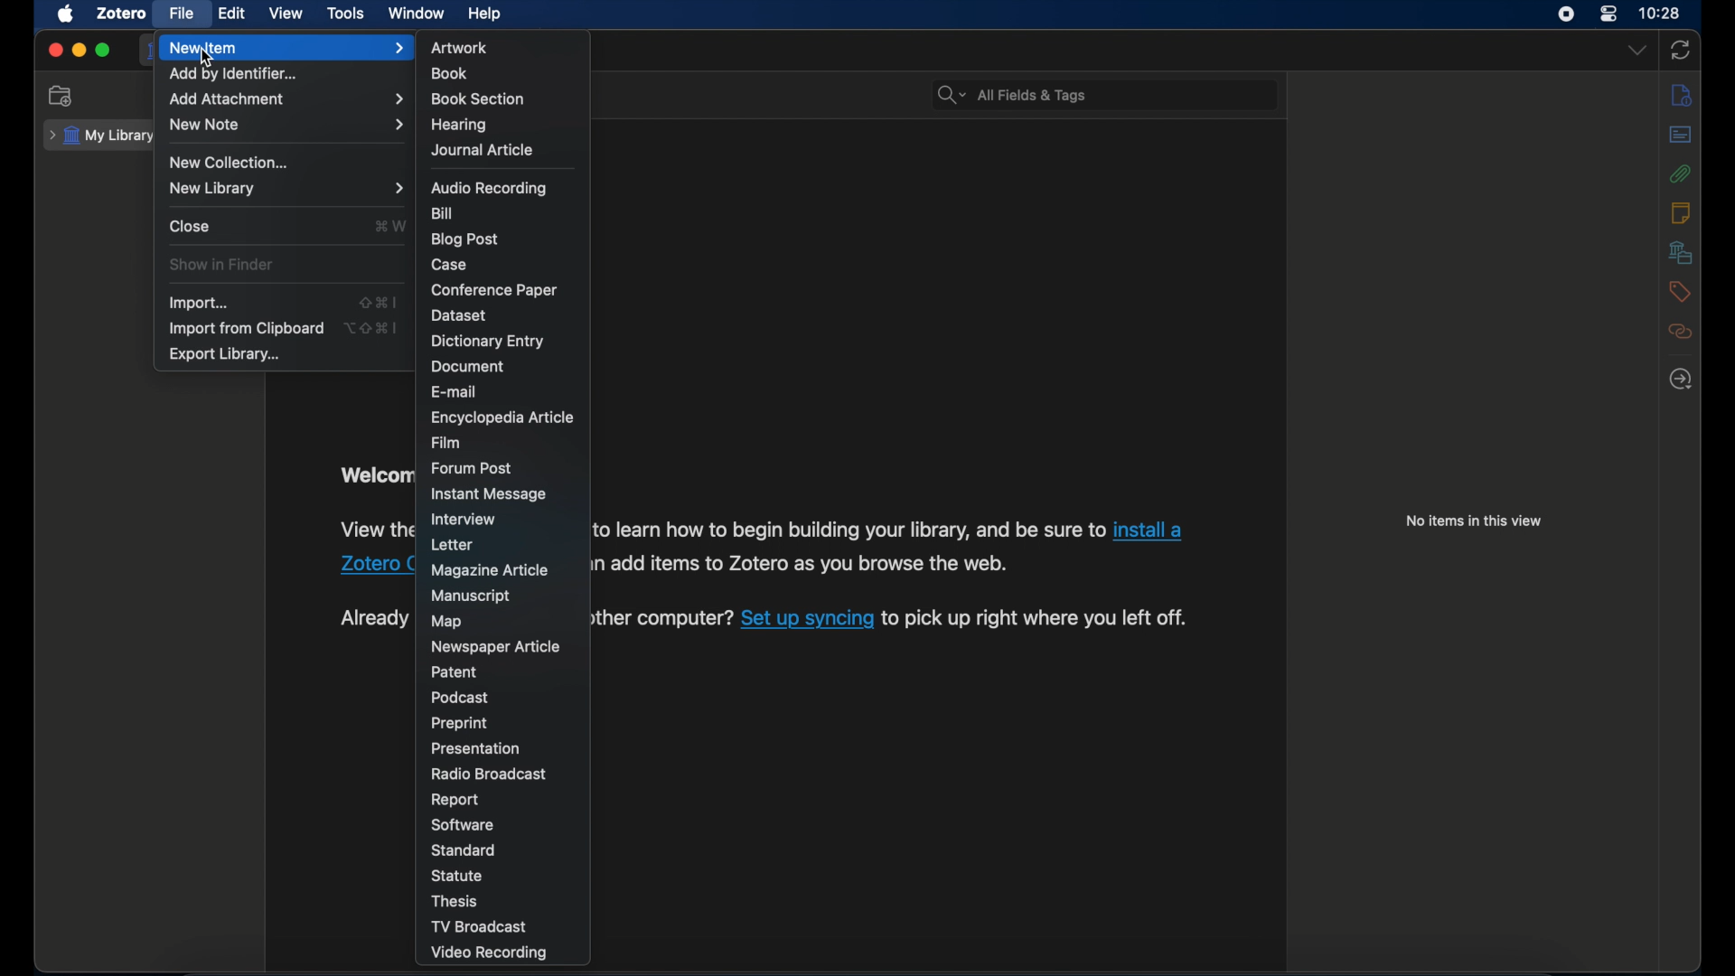 This screenshot has width=1735, height=976. I want to click on obscure text, so click(373, 547).